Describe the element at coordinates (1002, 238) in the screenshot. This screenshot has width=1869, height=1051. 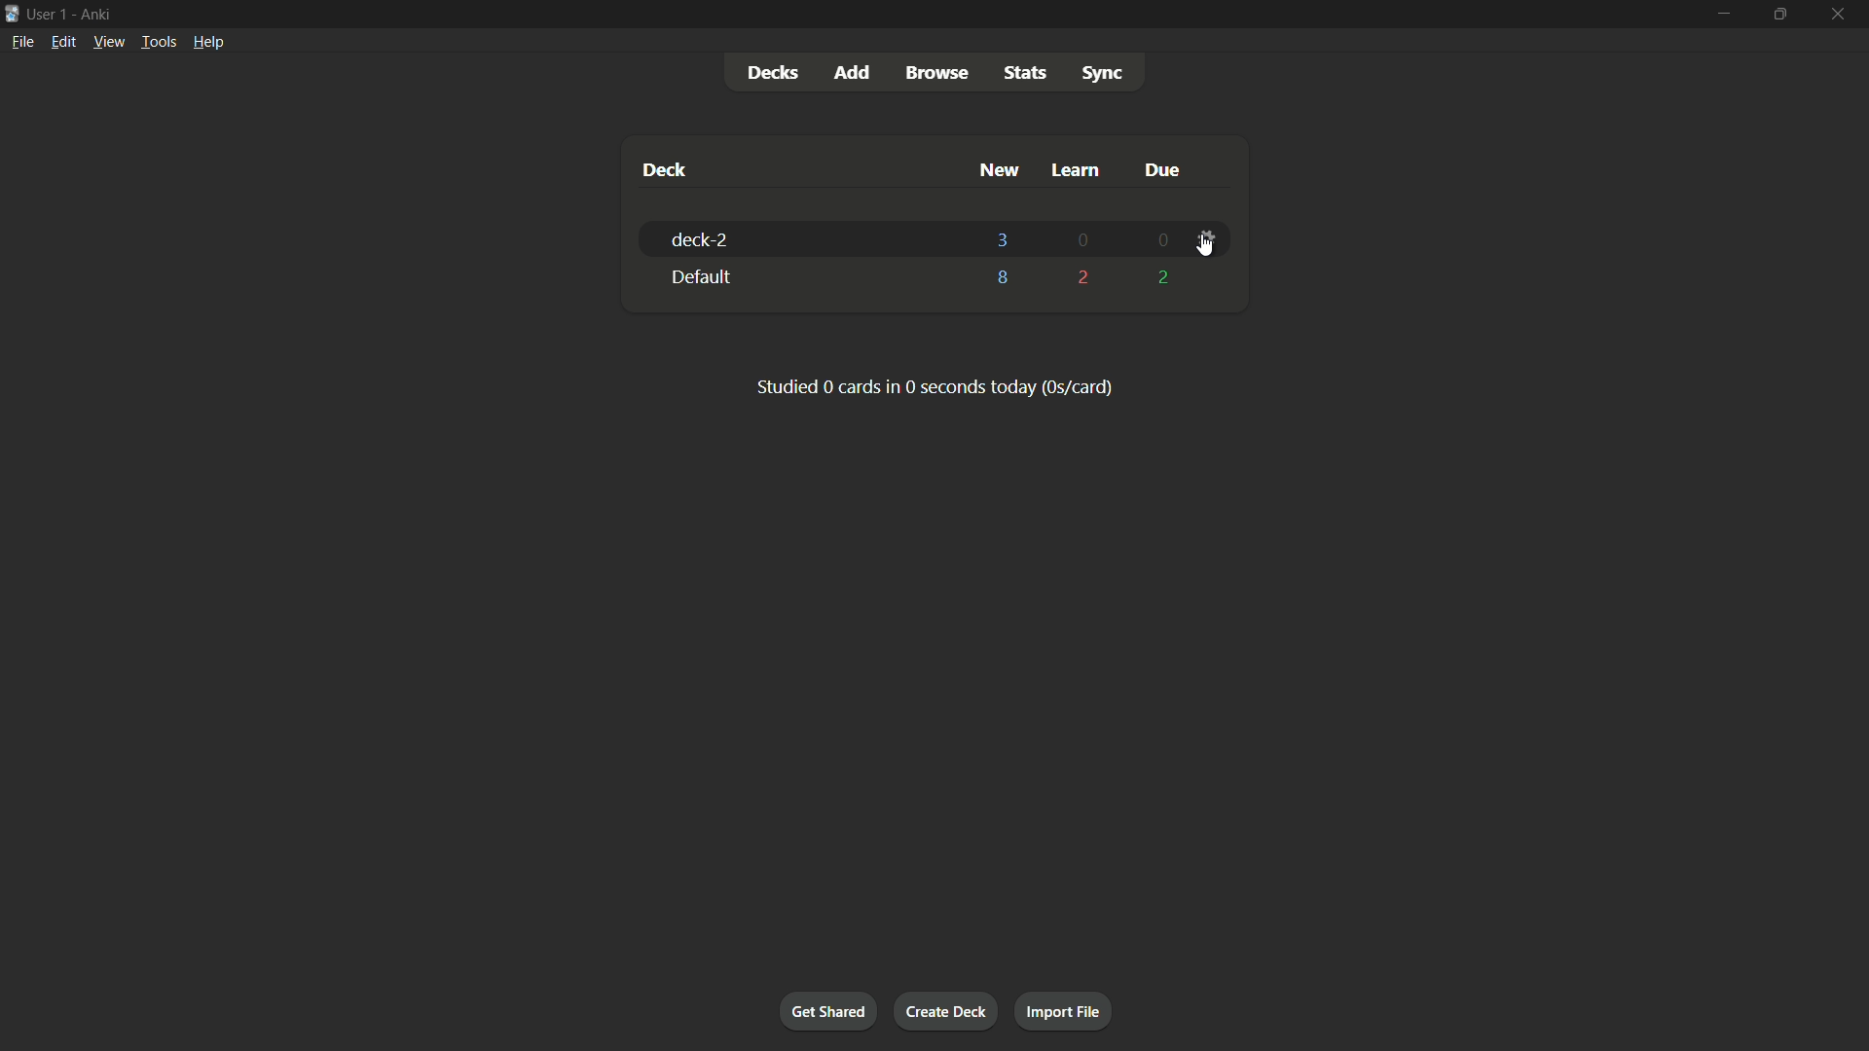
I see `3` at that location.